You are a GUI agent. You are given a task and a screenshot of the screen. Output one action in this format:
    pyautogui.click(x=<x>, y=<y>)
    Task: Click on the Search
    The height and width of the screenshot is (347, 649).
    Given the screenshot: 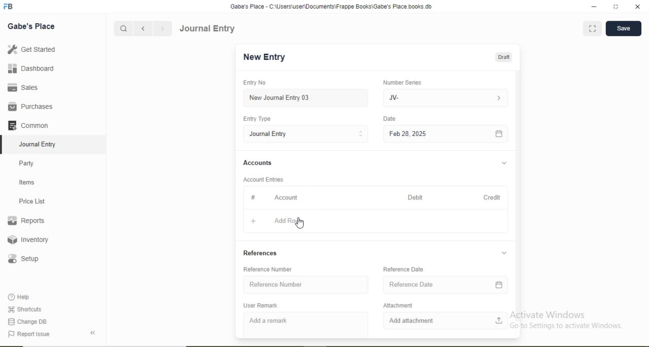 What is the action you would take?
    pyautogui.click(x=123, y=29)
    